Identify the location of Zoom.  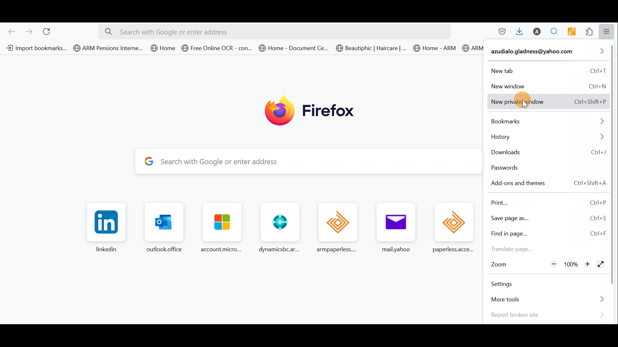
(500, 265).